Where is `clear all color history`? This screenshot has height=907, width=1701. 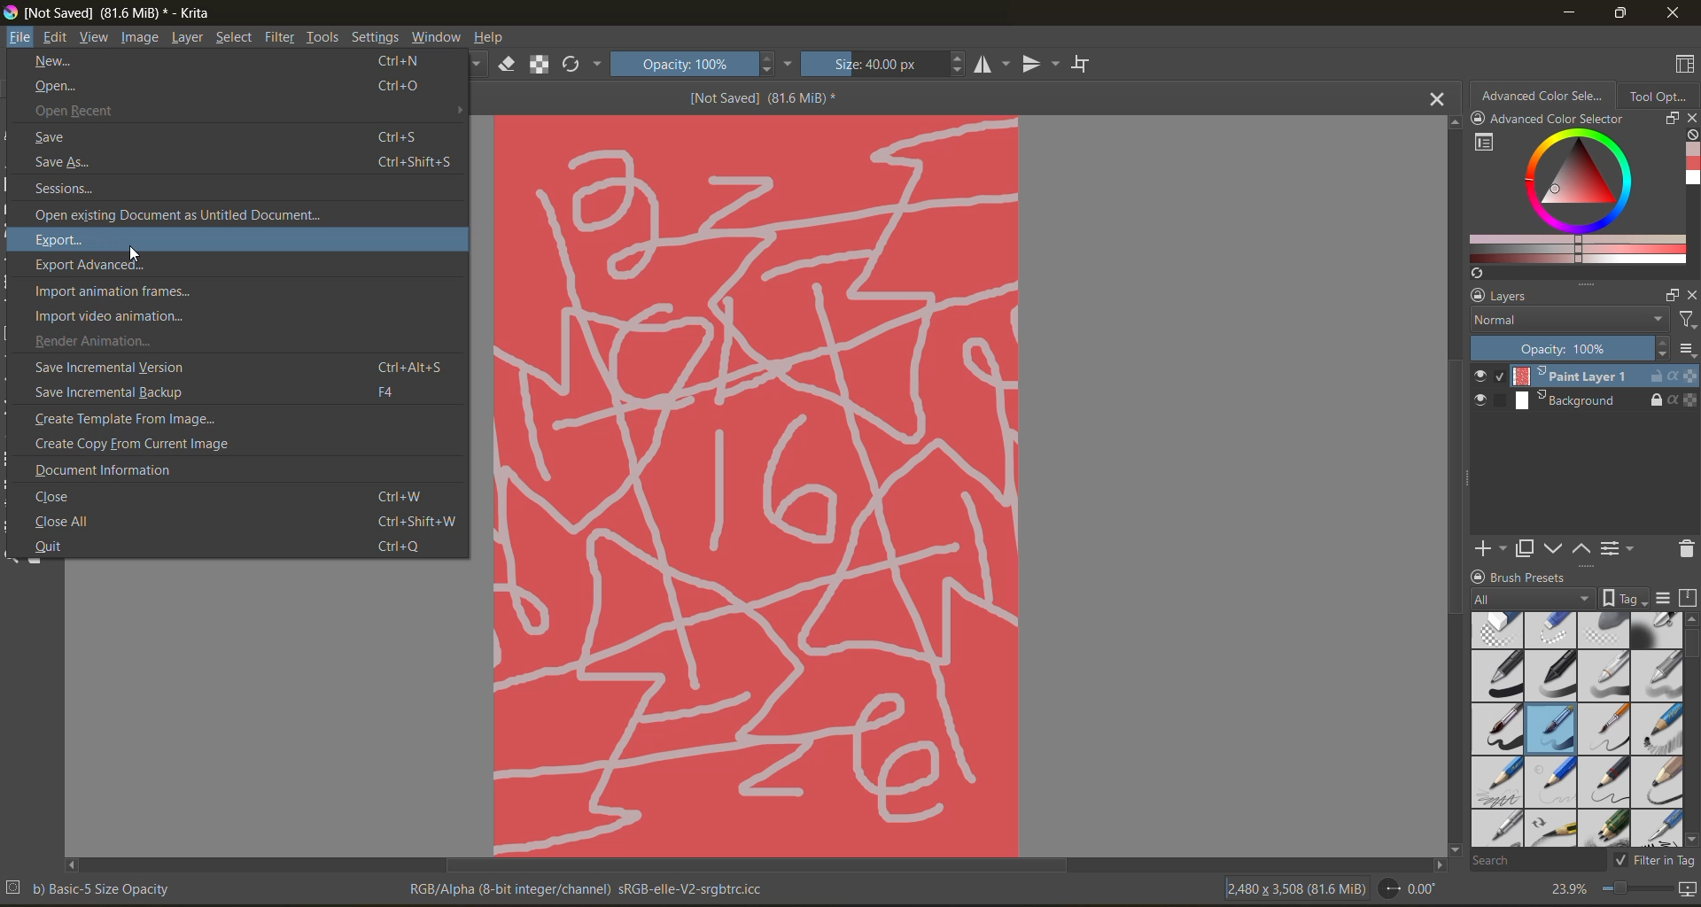 clear all color history is located at coordinates (1690, 136).